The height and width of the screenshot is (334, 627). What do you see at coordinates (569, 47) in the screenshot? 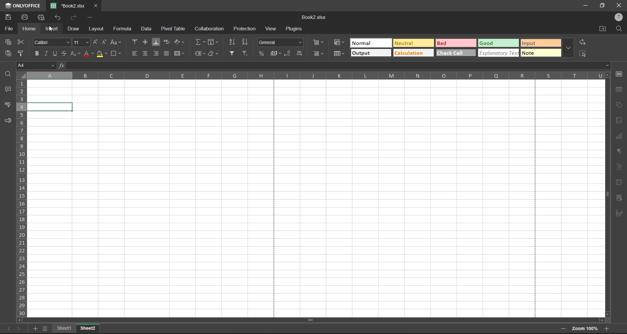
I see `more options` at bounding box center [569, 47].